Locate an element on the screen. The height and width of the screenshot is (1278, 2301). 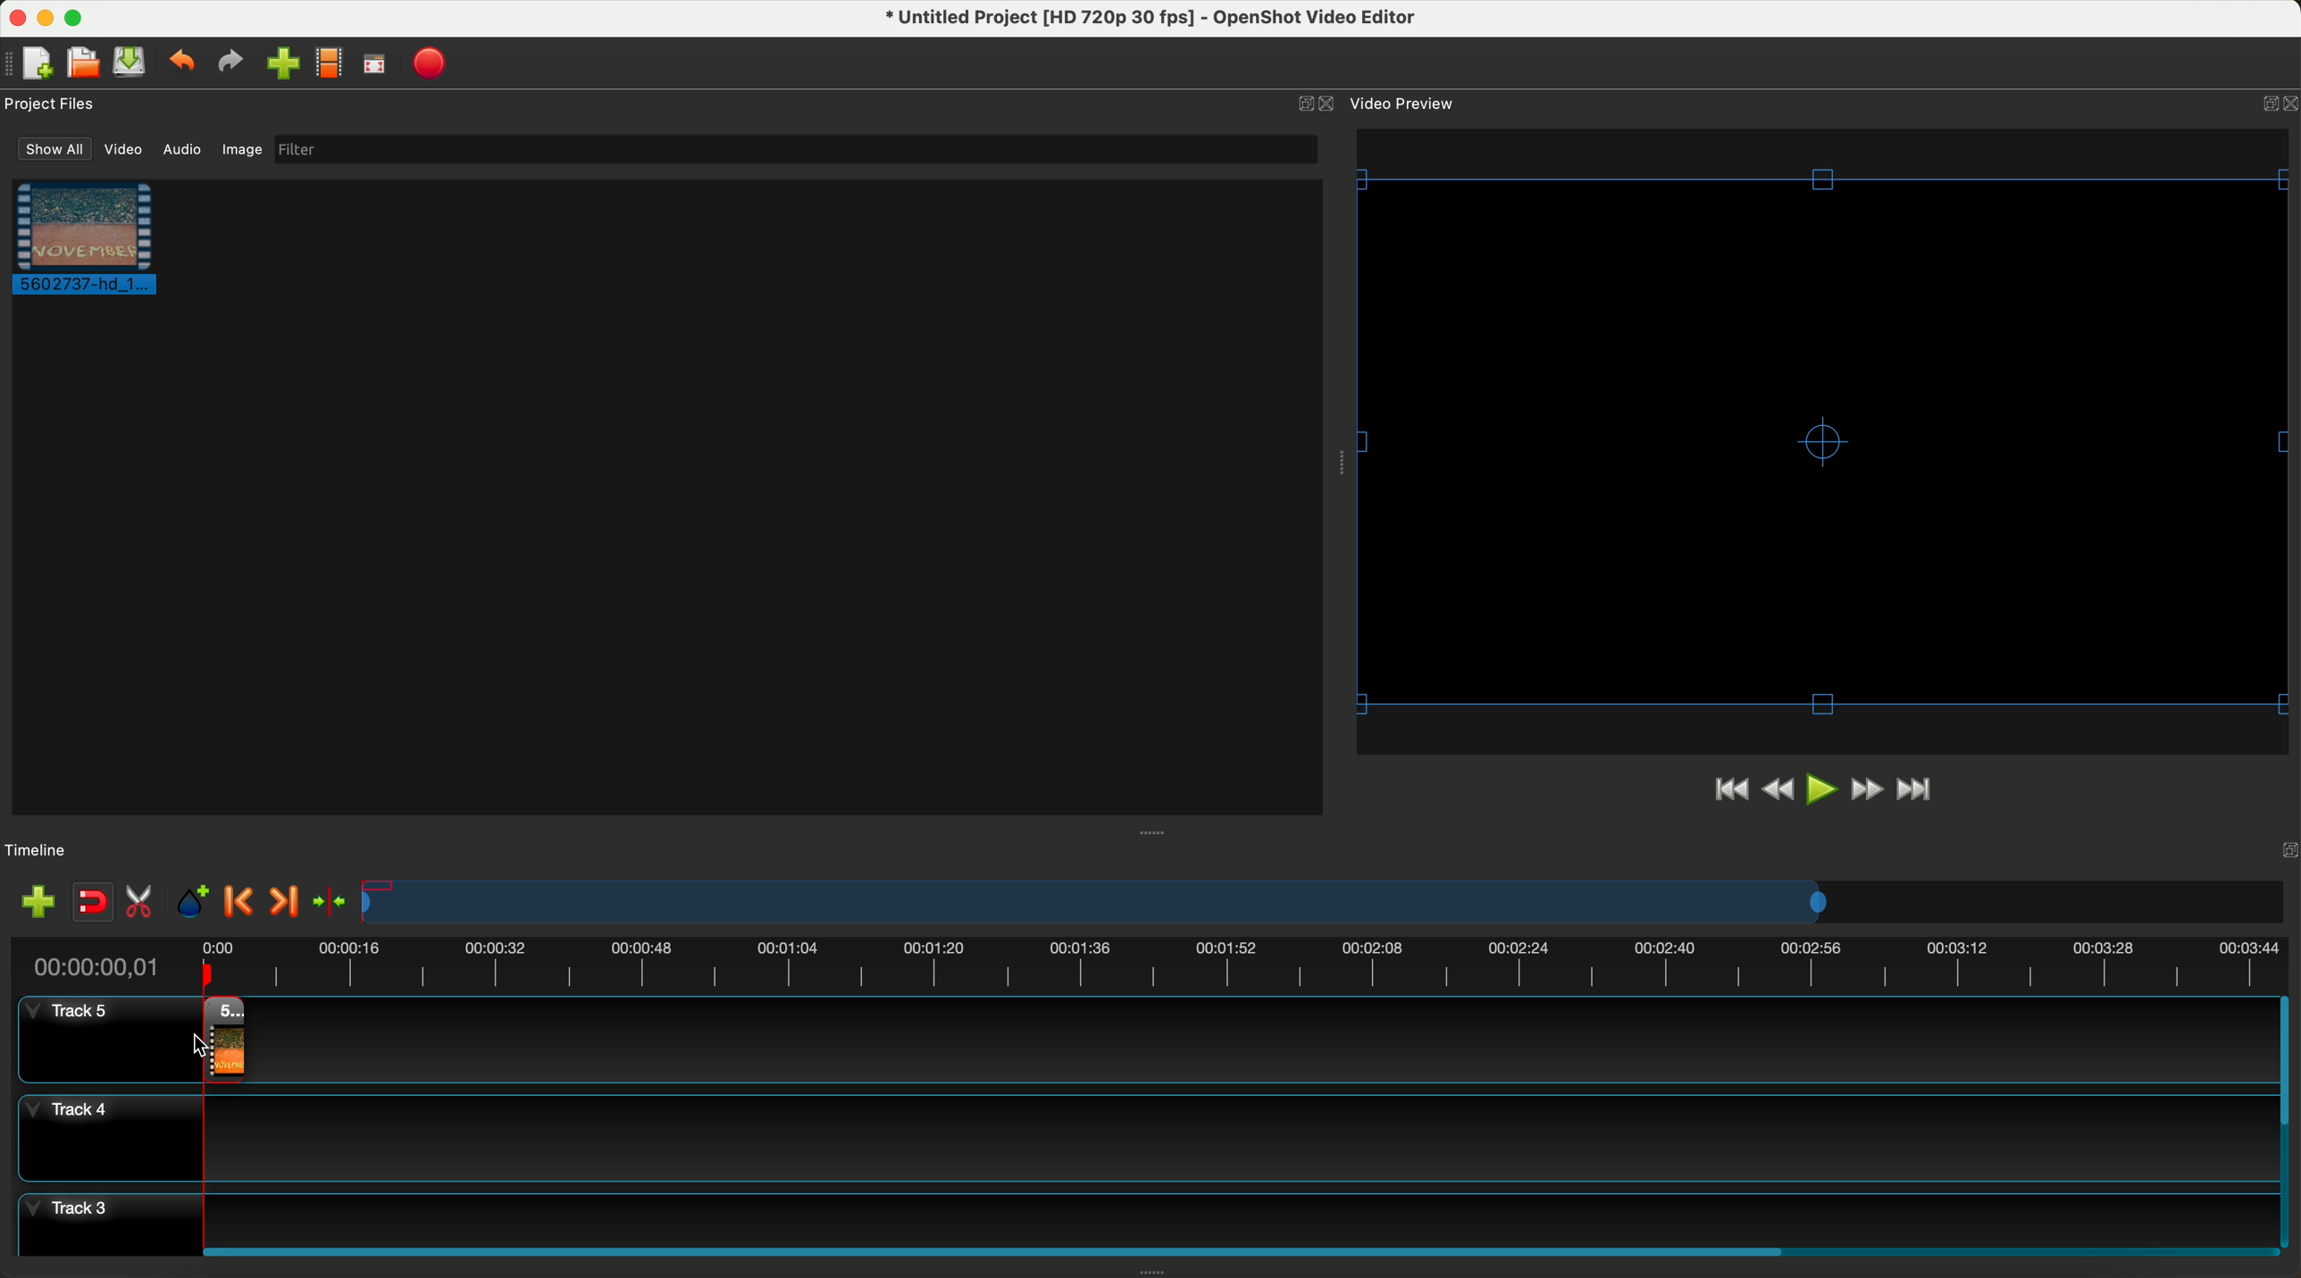
track 5 is located at coordinates (97, 1040).